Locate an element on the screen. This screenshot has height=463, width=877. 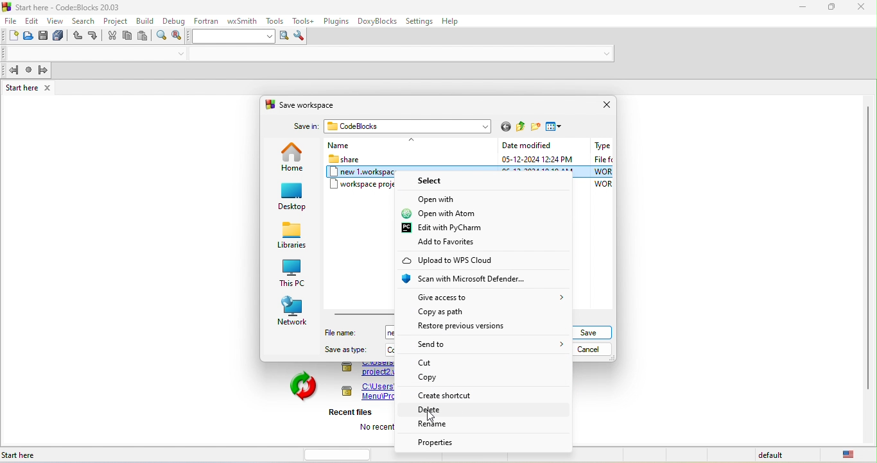
replace is located at coordinates (180, 36).